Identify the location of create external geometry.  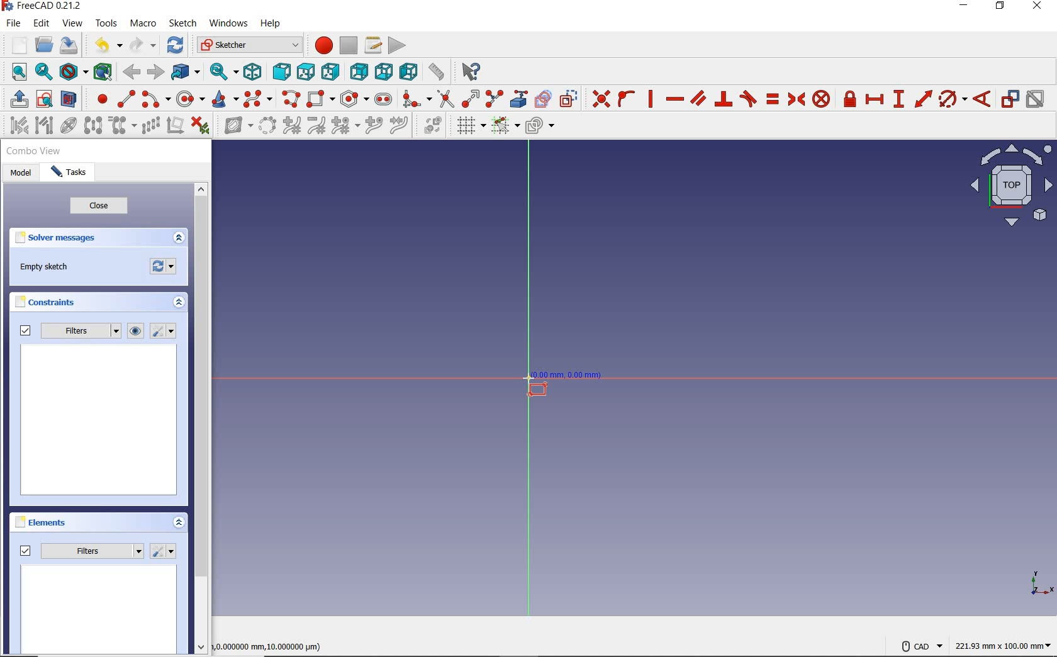
(520, 99).